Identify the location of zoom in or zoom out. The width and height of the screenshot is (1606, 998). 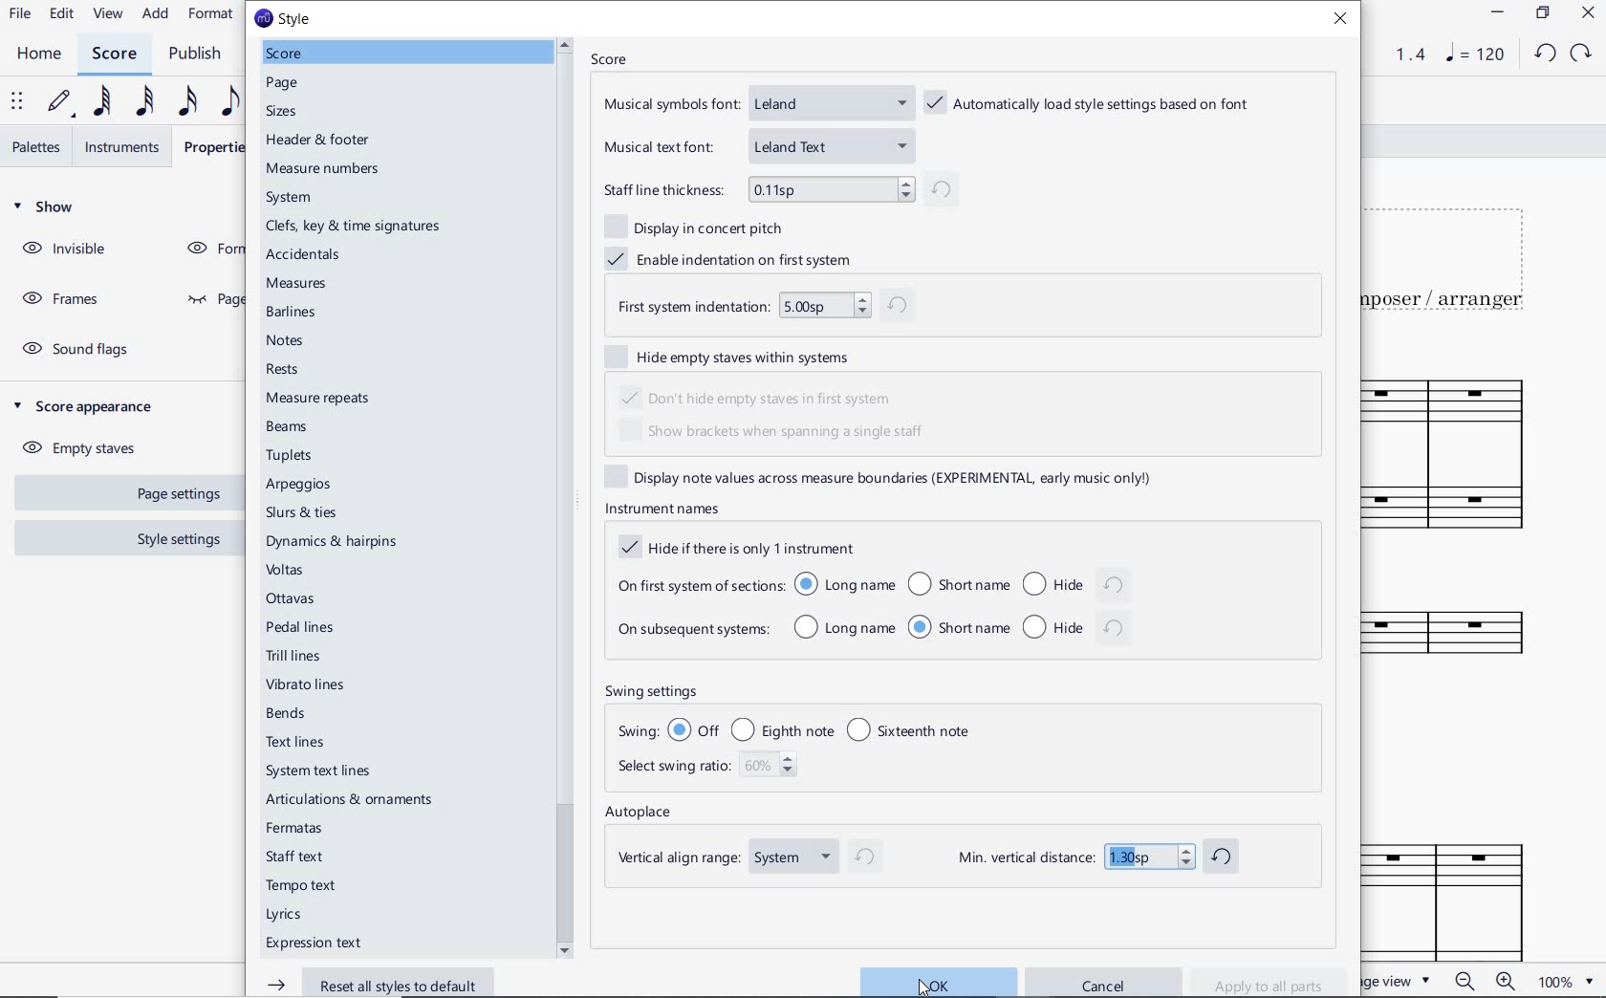
(1484, 981).